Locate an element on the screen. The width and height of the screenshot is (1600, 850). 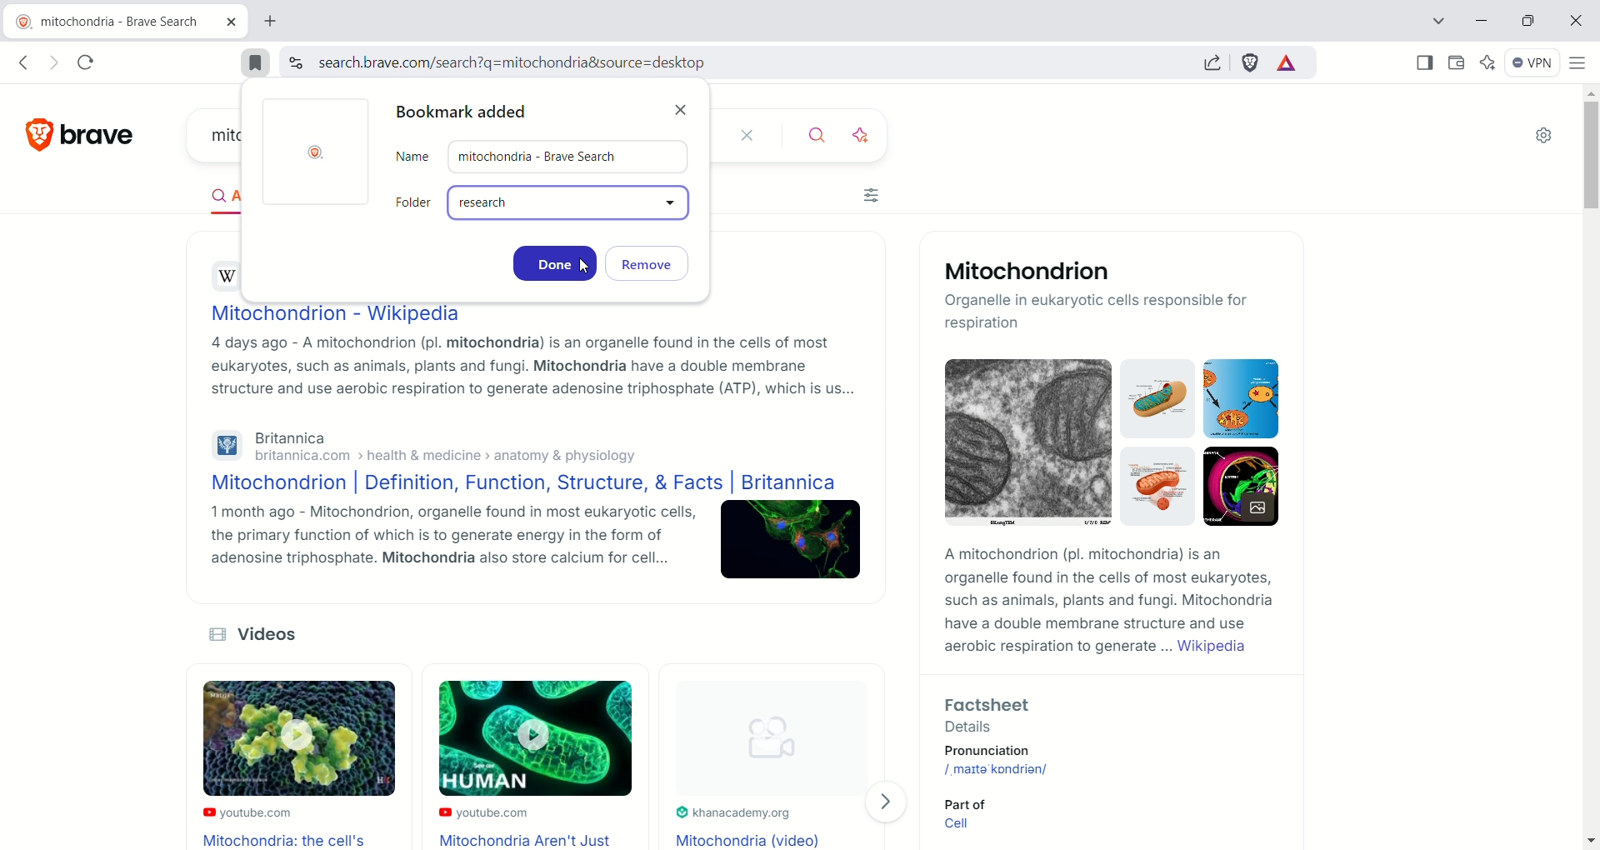
customize and control brave is located at coordinates (1578, 62).